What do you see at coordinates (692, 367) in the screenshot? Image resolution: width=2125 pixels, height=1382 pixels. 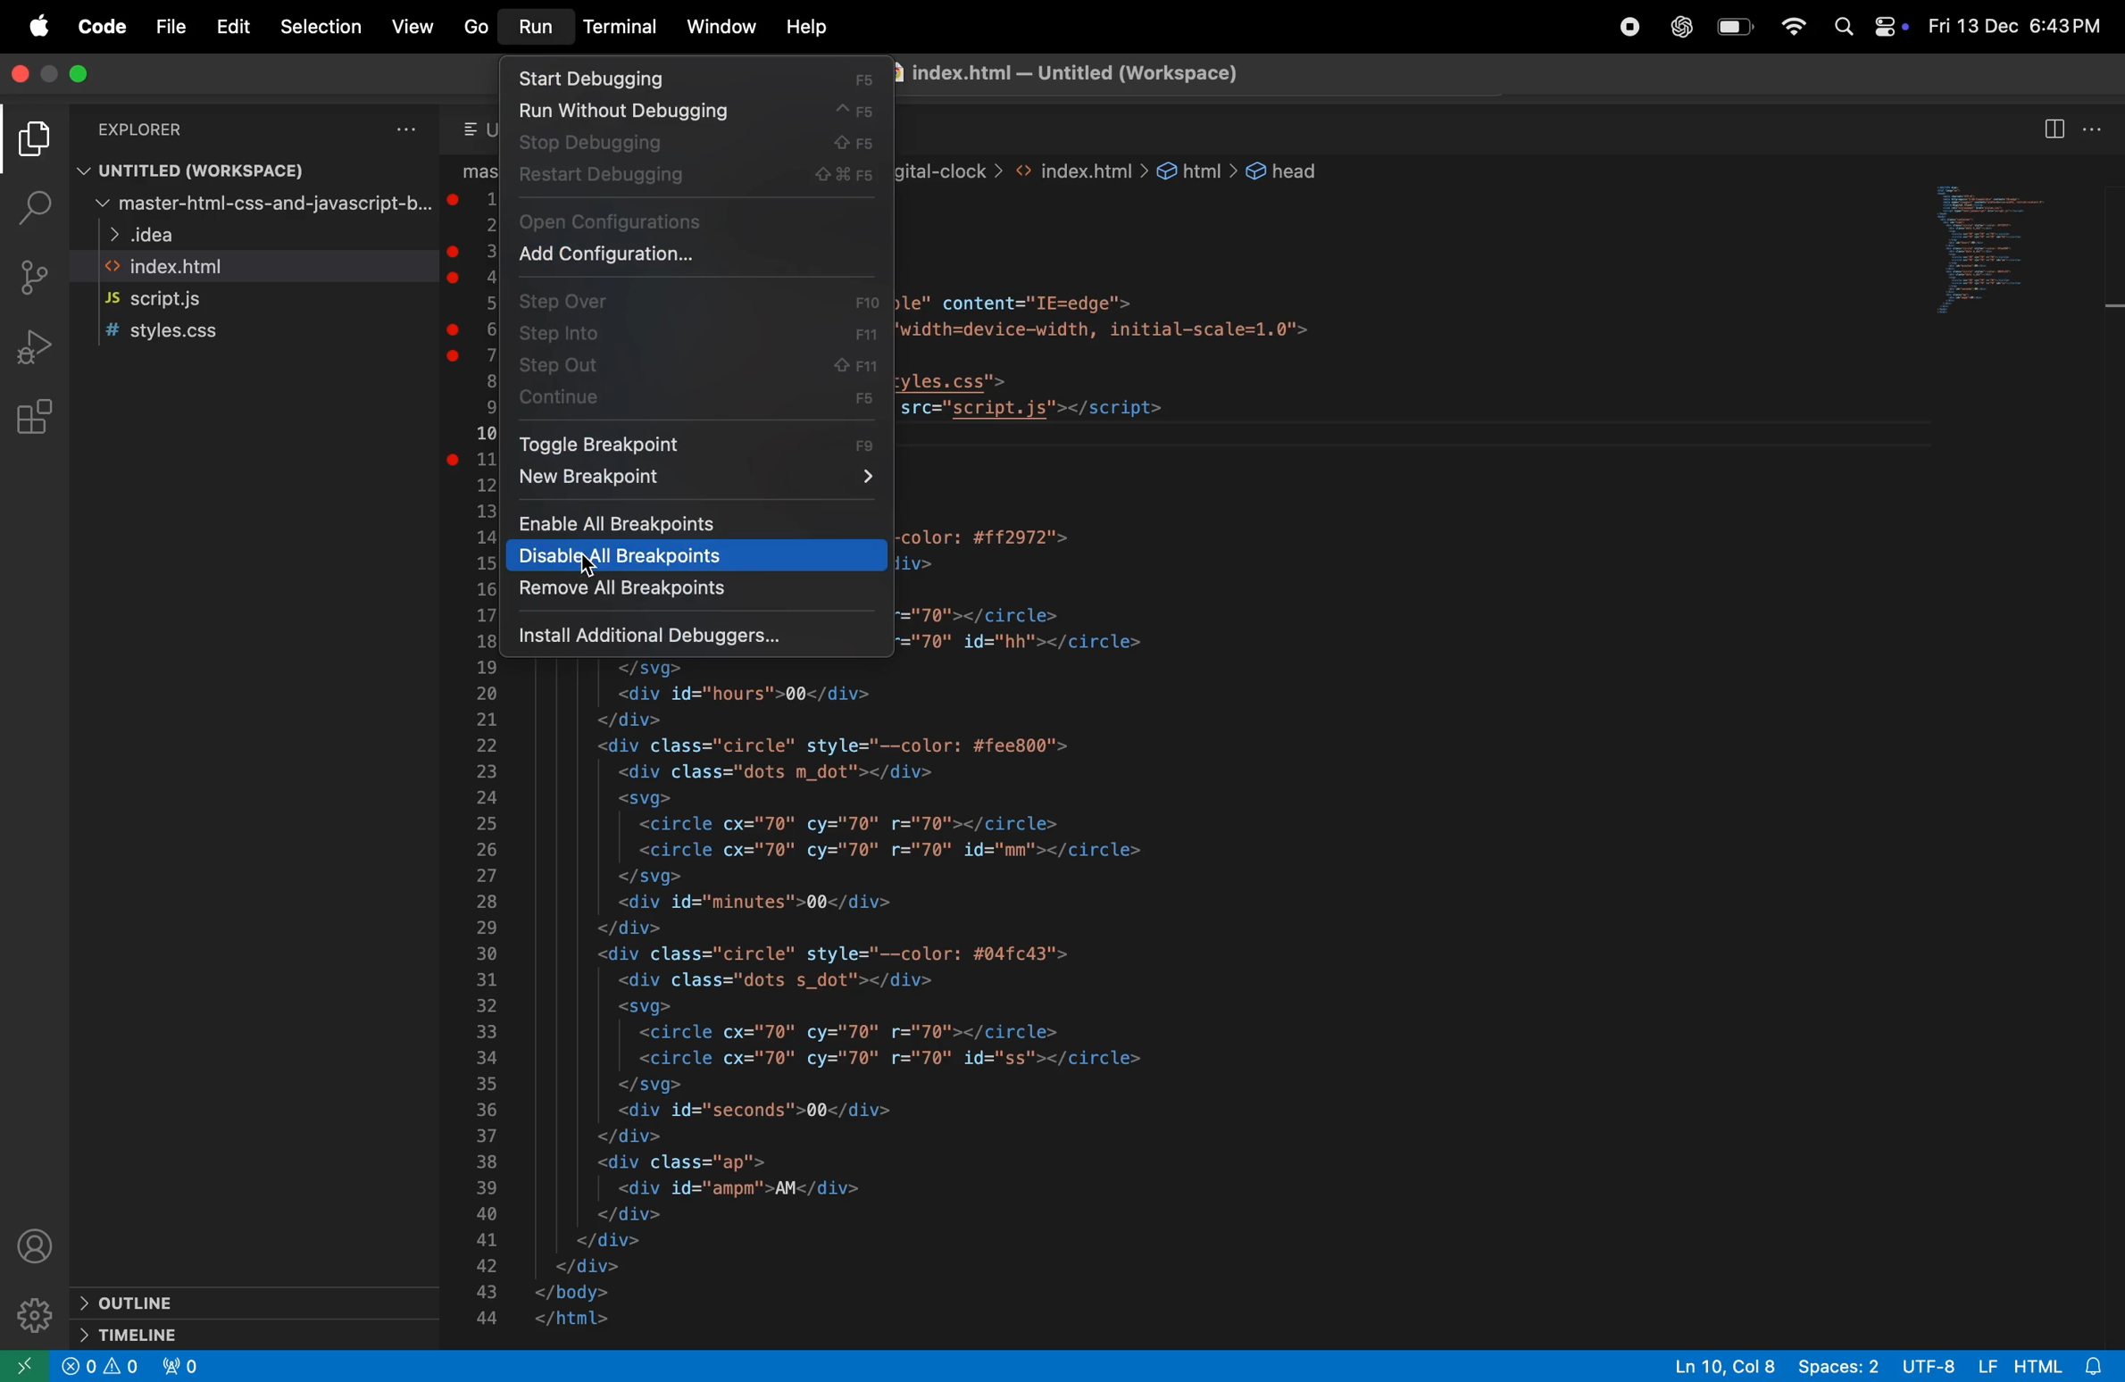 I see `step out` at bounding box center [692, 367].